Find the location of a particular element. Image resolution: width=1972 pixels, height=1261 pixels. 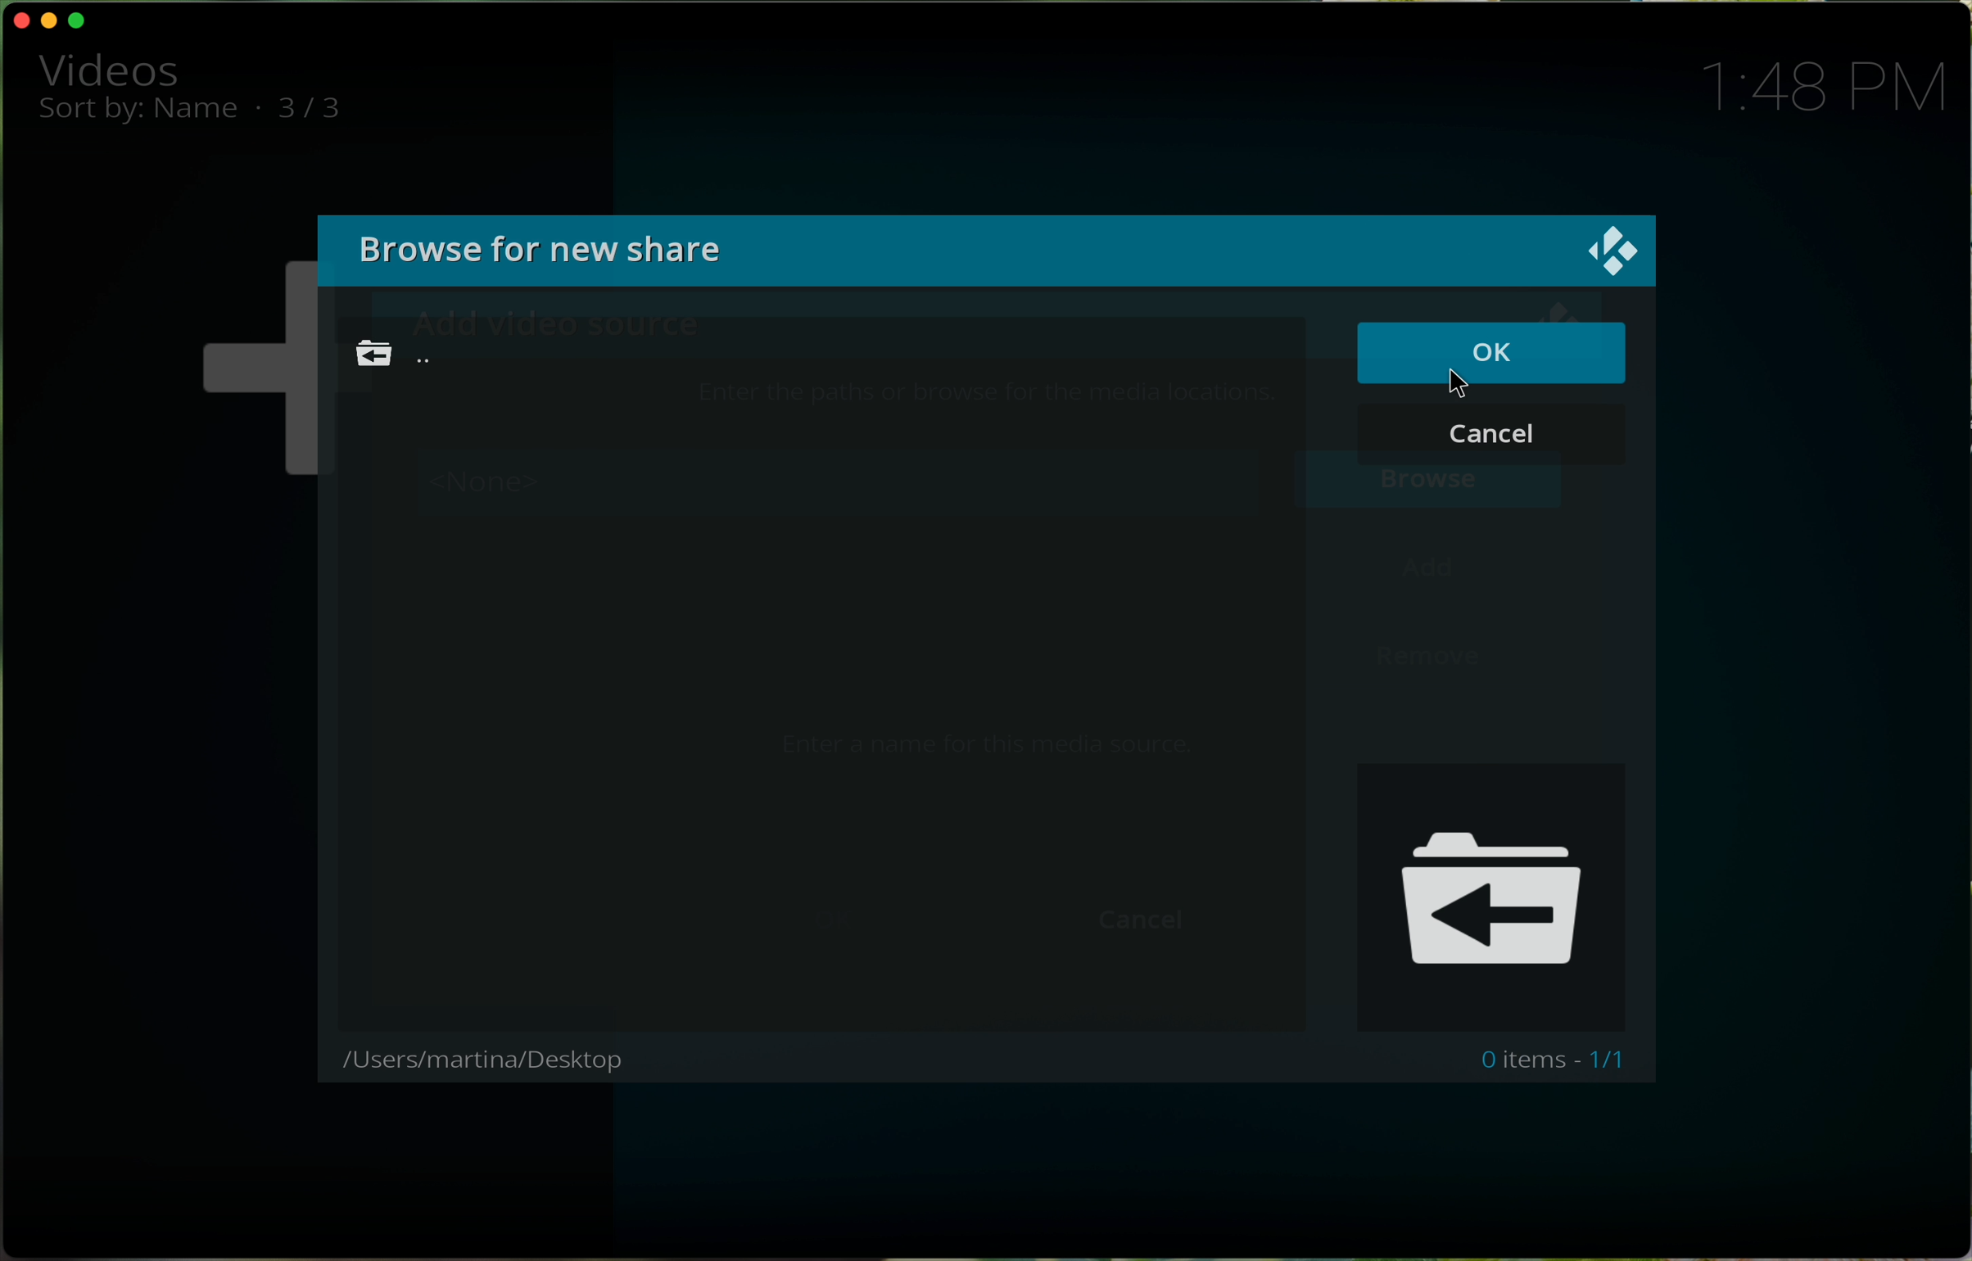

go back symbol is located at coordinates (1494, 893).